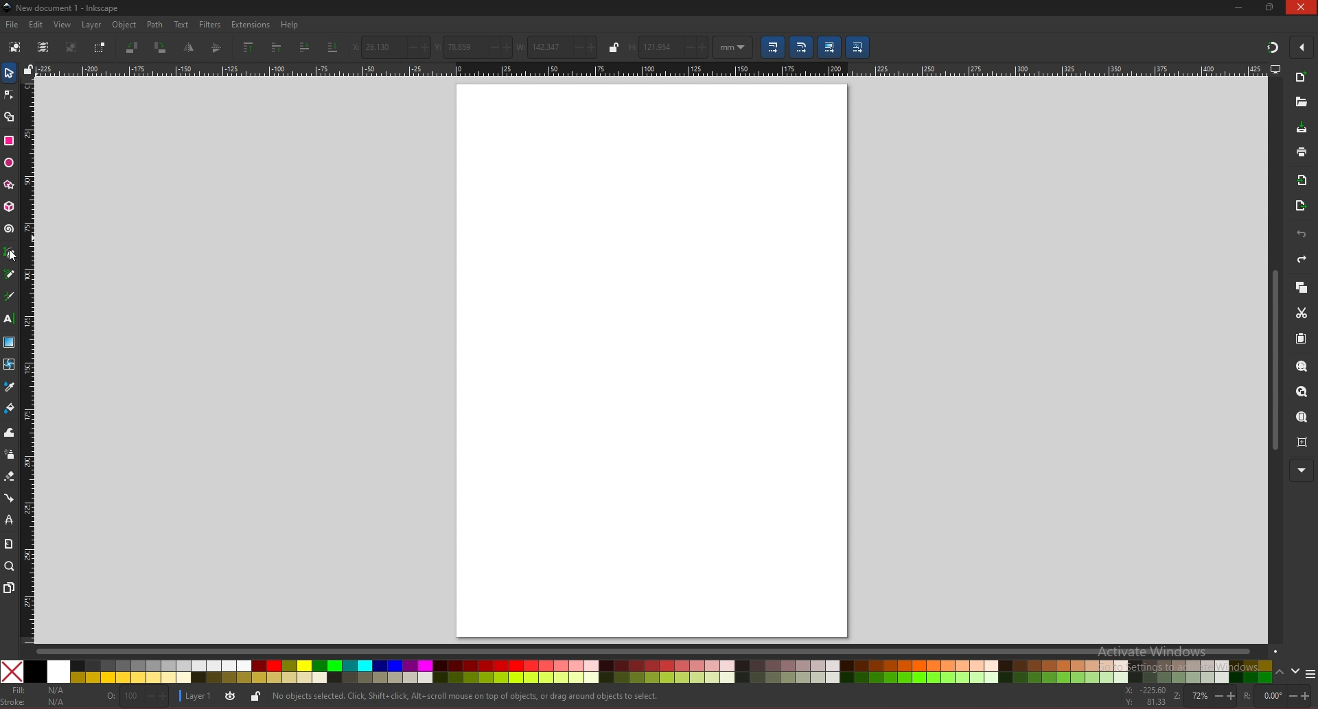 The height and width of the screenshot is (709, 1318). I want to click on undo, so click(1302, 235).